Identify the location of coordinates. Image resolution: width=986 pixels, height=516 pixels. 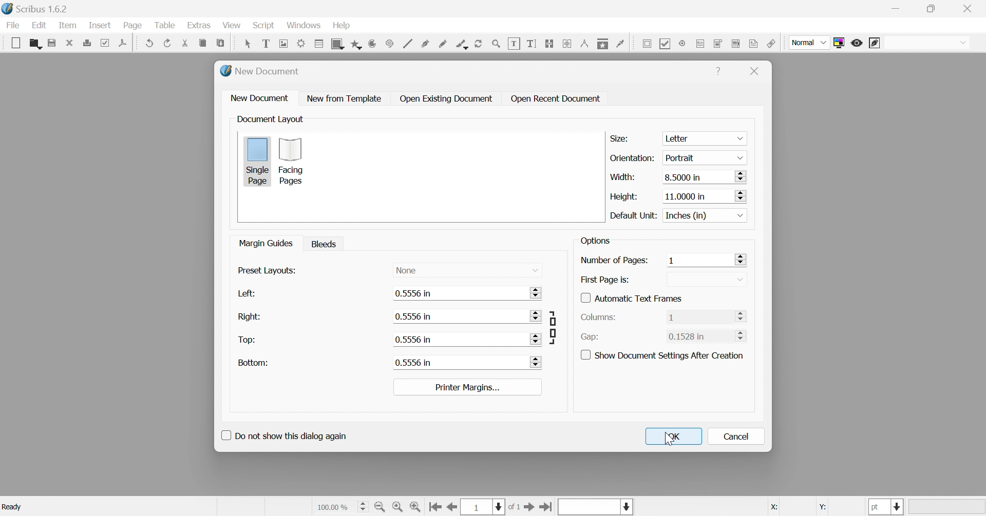
(806, 508).